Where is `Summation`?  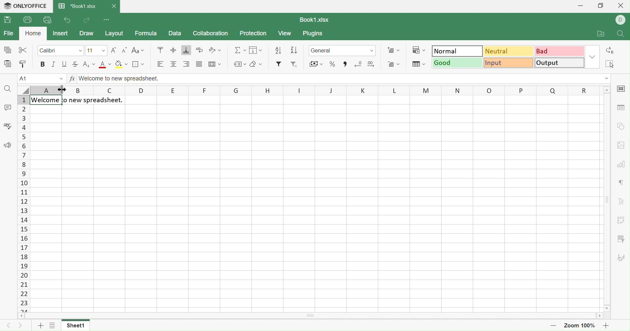
Summation is located at coordinates (240, 49).